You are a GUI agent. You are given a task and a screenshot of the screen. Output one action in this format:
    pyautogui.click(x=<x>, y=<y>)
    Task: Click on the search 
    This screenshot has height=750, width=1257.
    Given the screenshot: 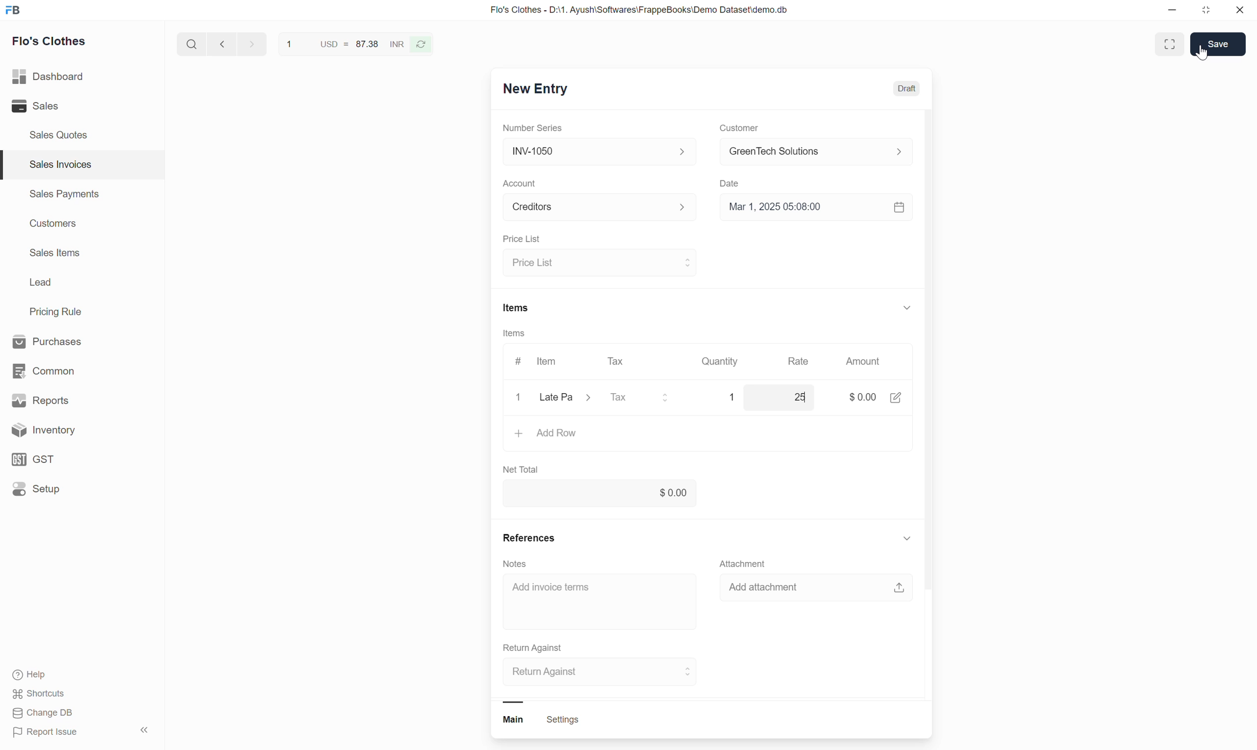 What is the action you would take?
    pyautogui.click(x=190, y=46)
    